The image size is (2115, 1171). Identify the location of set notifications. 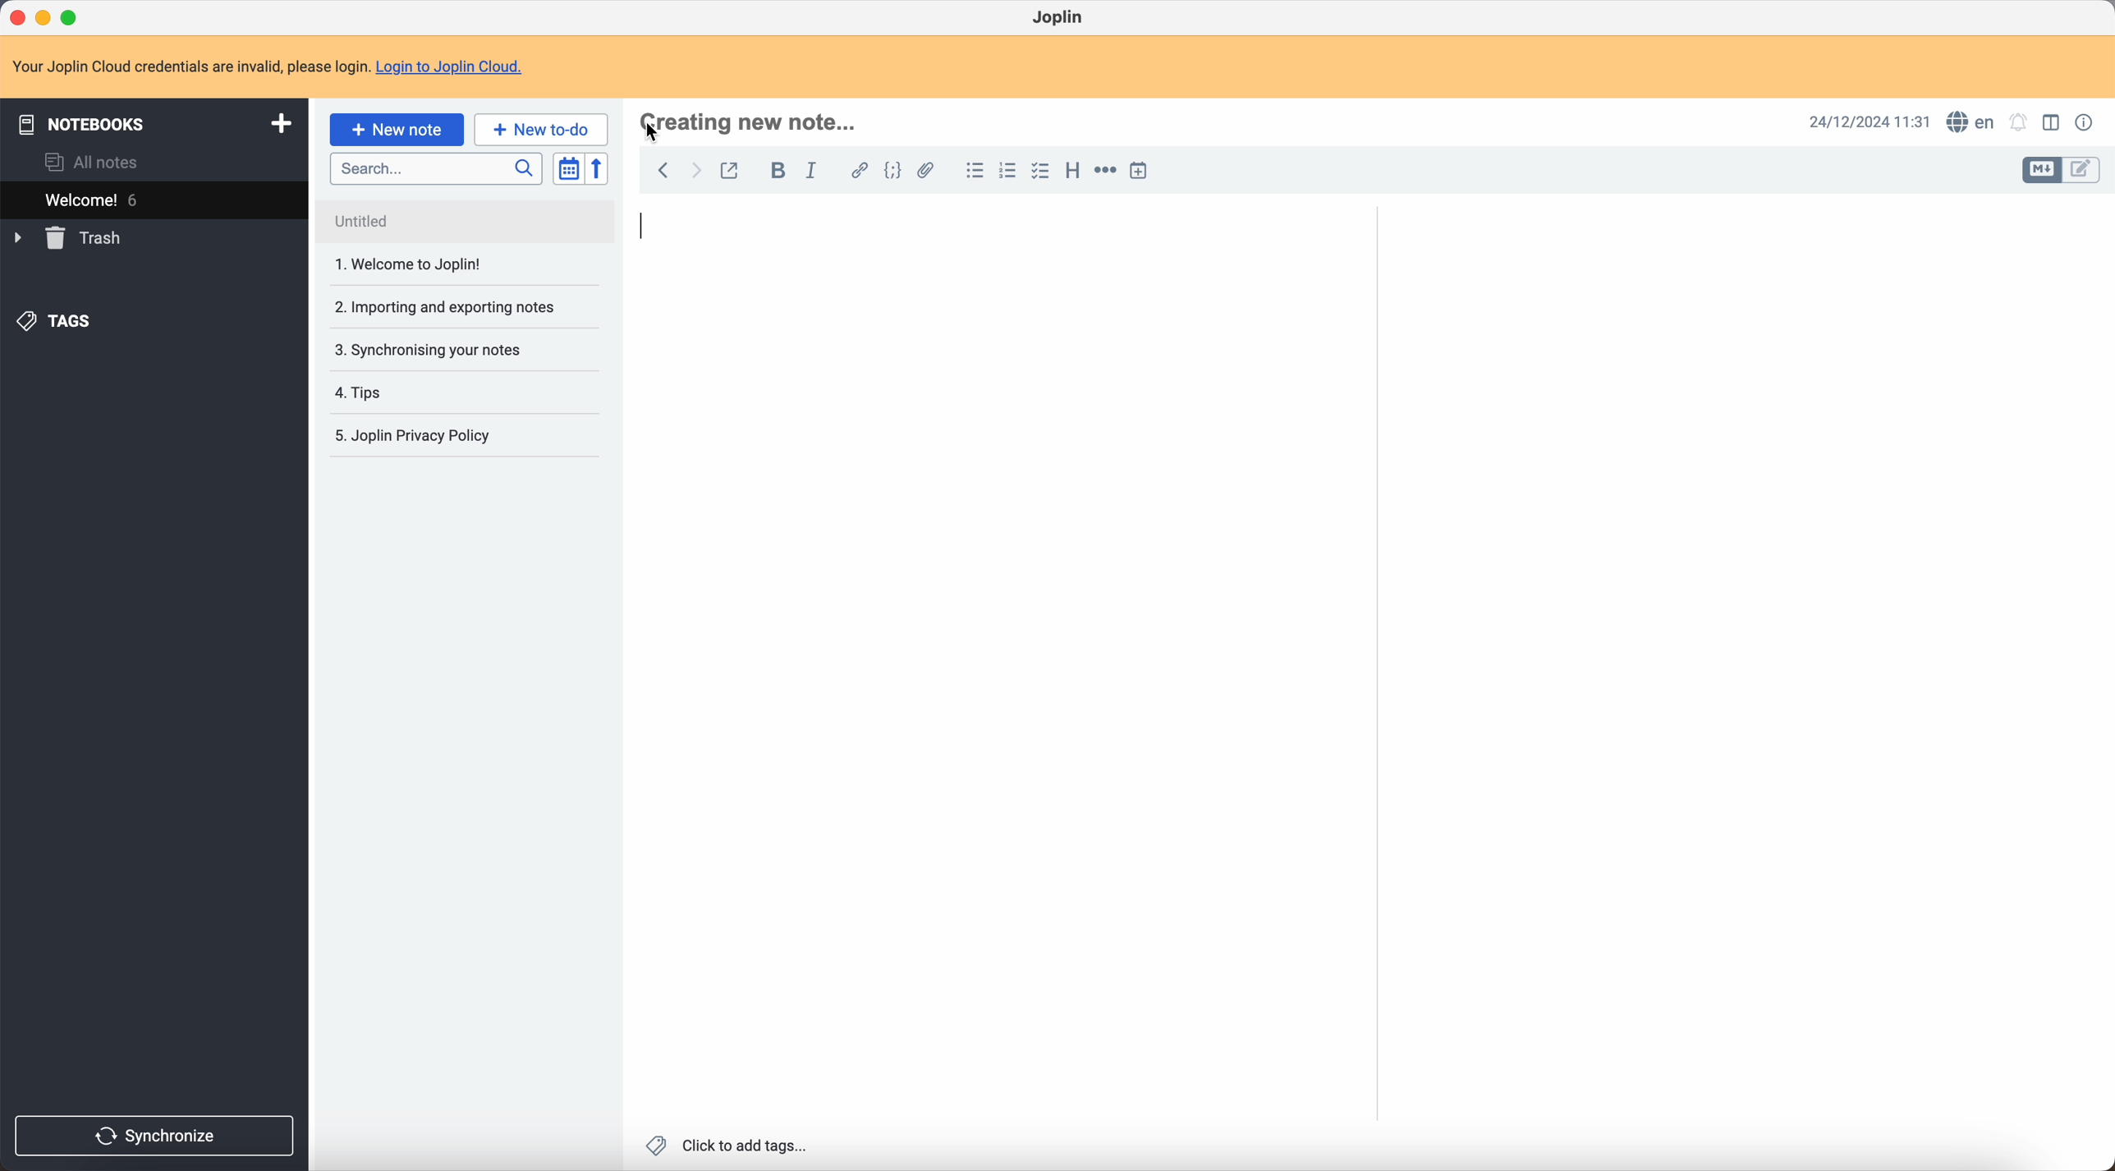
(2019, 122).